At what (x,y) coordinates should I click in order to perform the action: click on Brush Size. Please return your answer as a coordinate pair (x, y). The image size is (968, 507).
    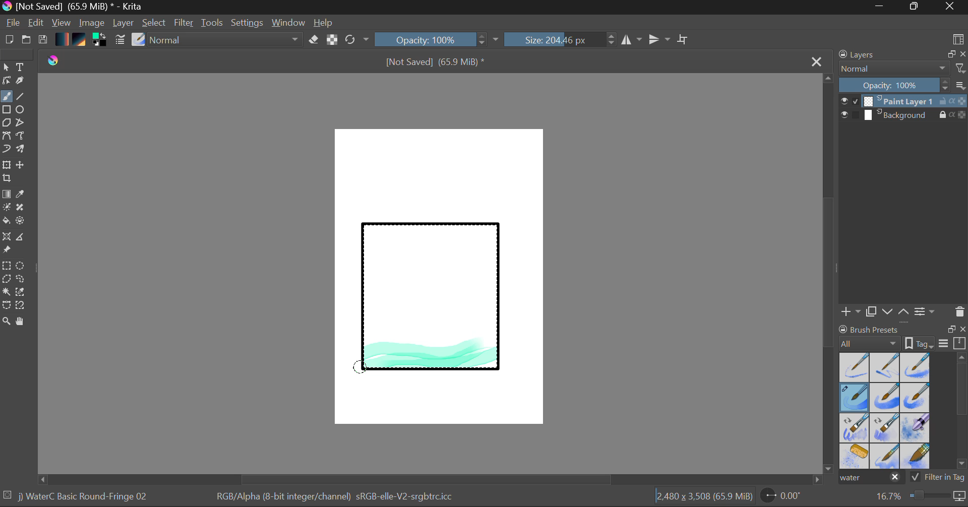
    Looking at the image, I should click on (561, 39).